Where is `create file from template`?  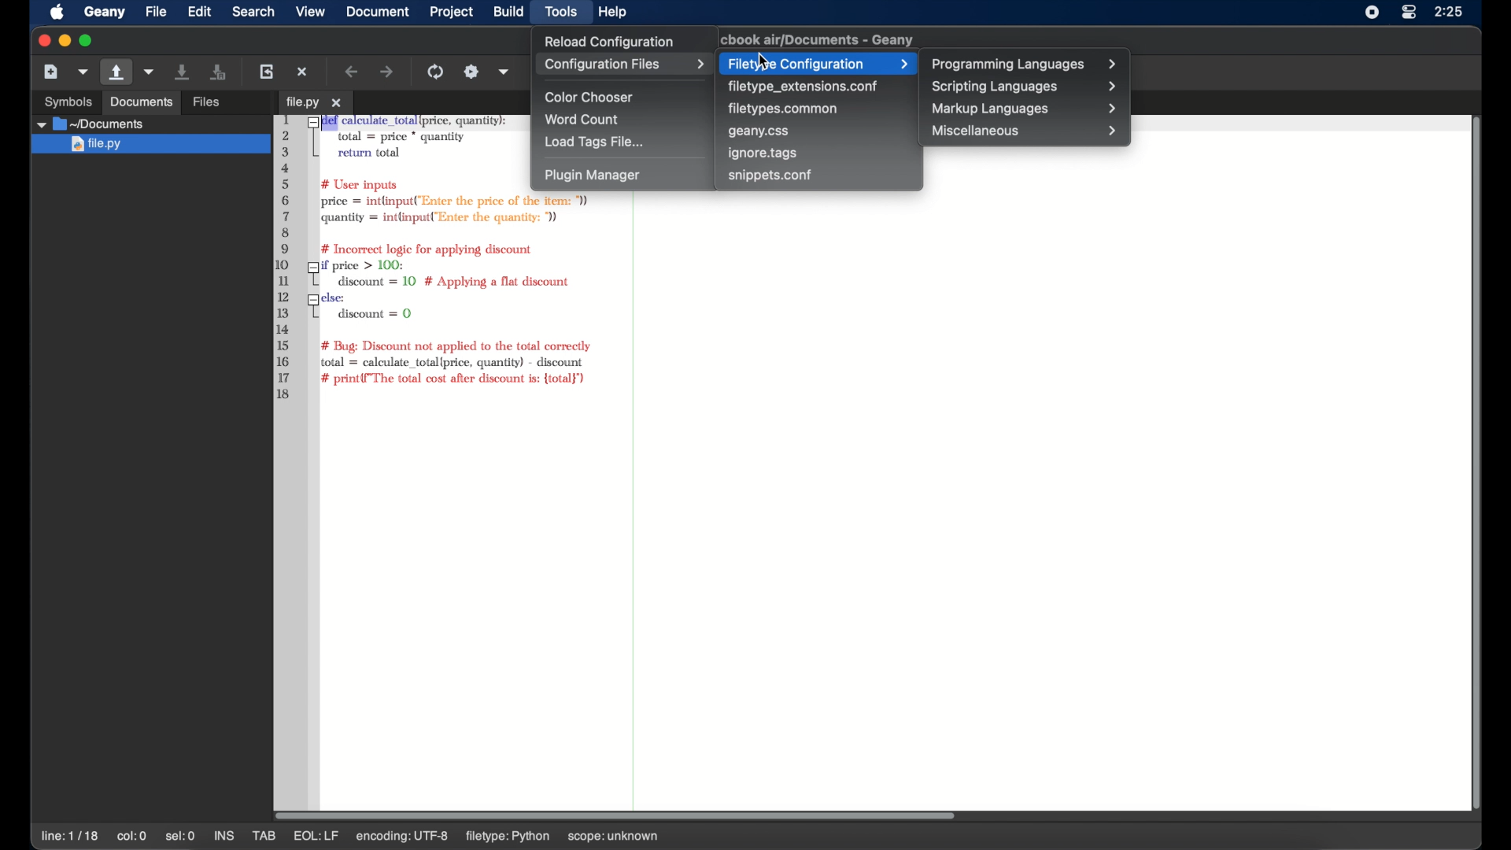
create file from template is located at coordinates (84, 72).